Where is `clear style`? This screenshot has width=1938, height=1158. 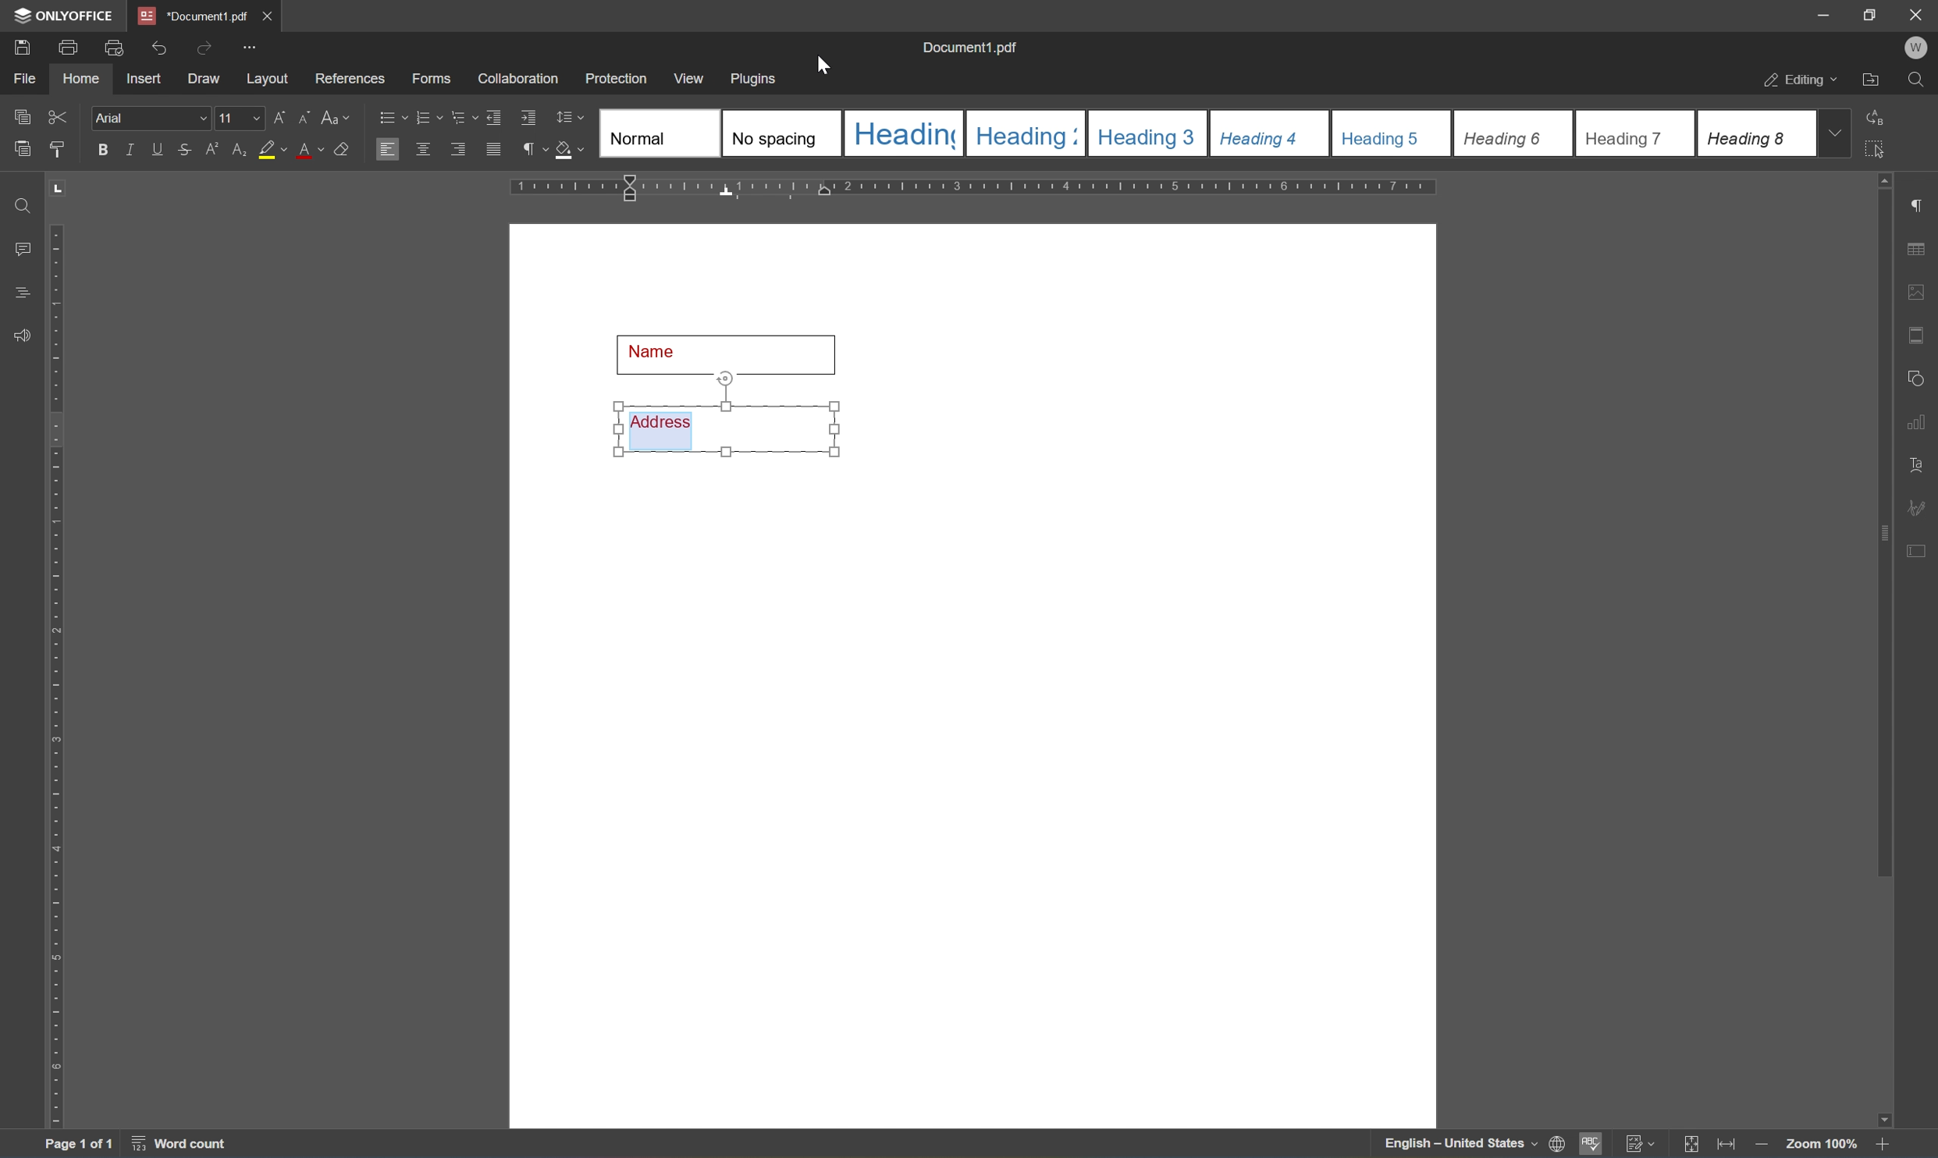
clear style is located at coordinates (346, 151).